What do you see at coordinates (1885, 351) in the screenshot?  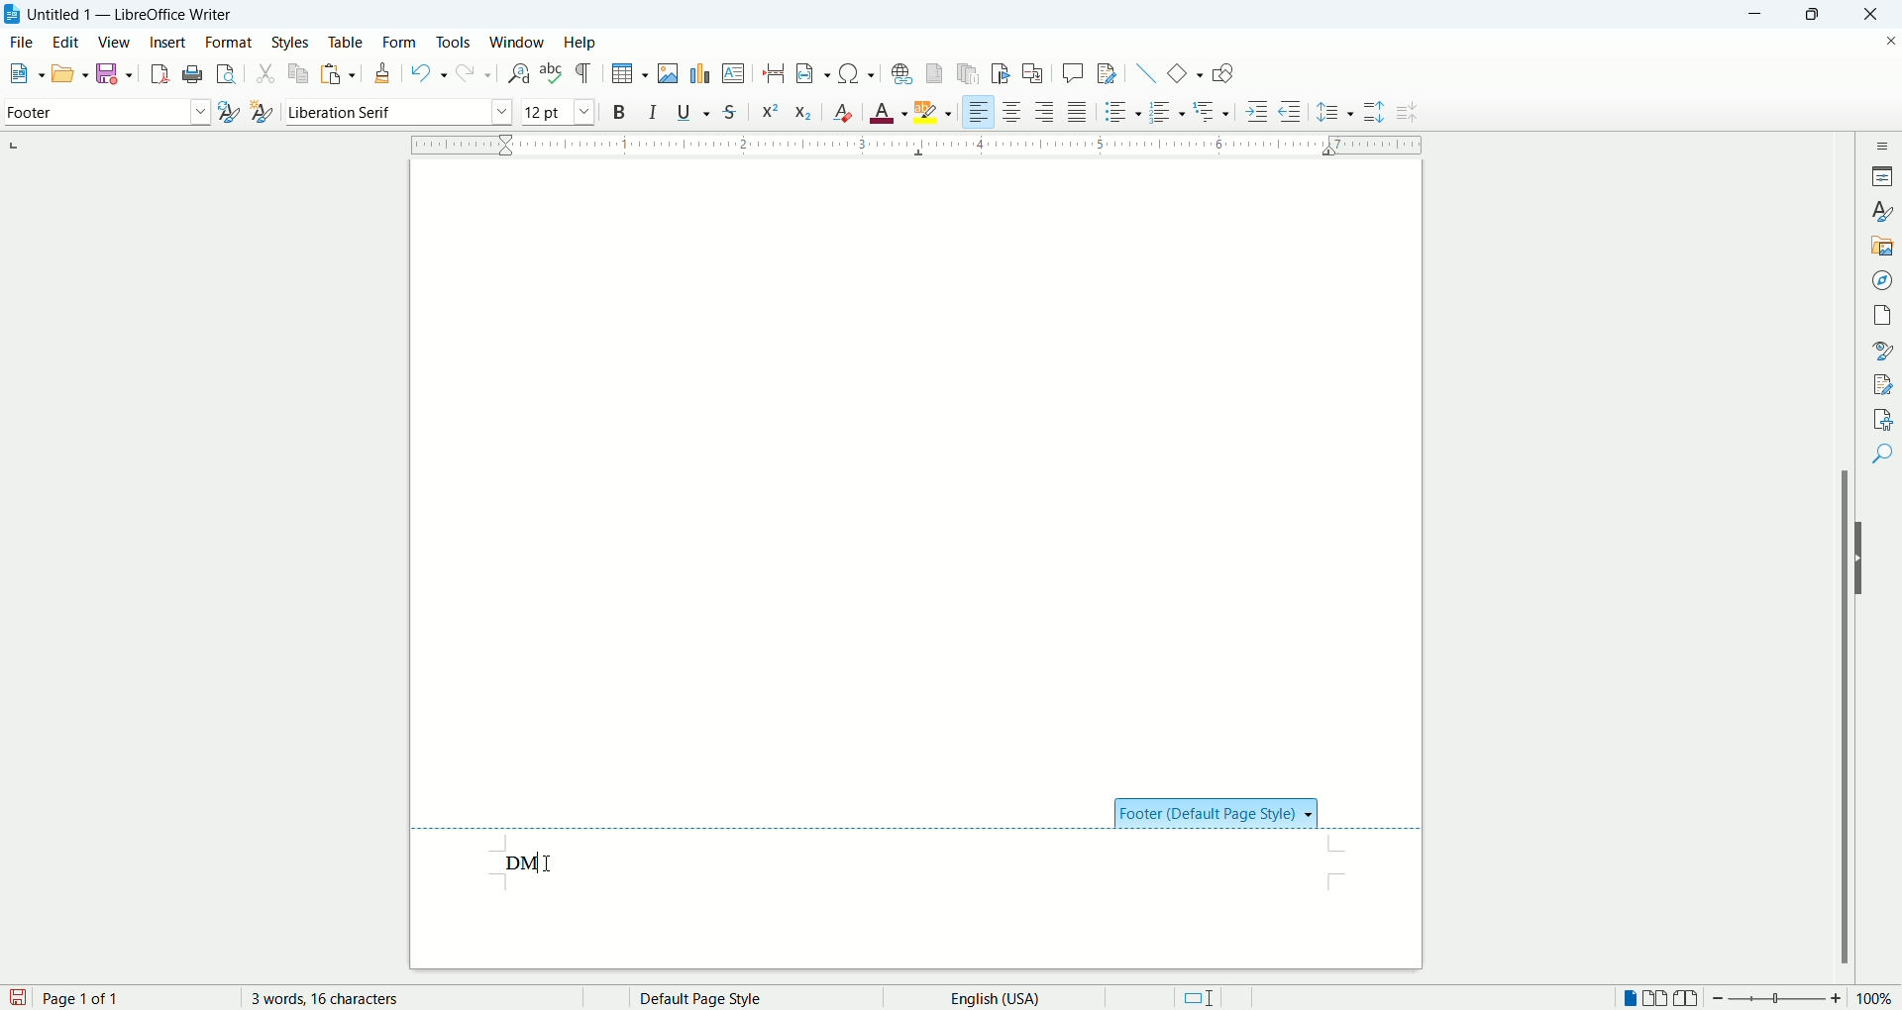 I see `style inspector` at bounding box center [1885, 351].